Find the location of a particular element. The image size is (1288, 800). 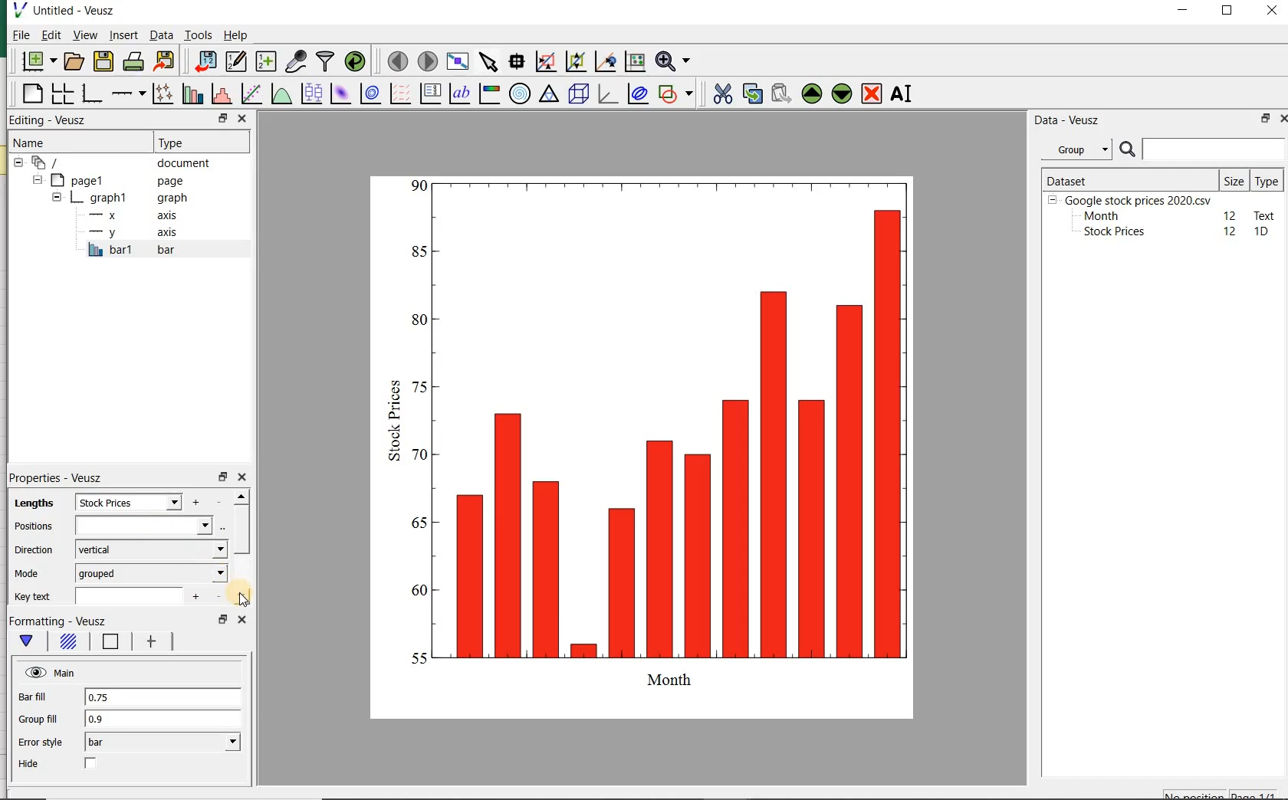

zoom function menus is located at coordinates (675, 62).